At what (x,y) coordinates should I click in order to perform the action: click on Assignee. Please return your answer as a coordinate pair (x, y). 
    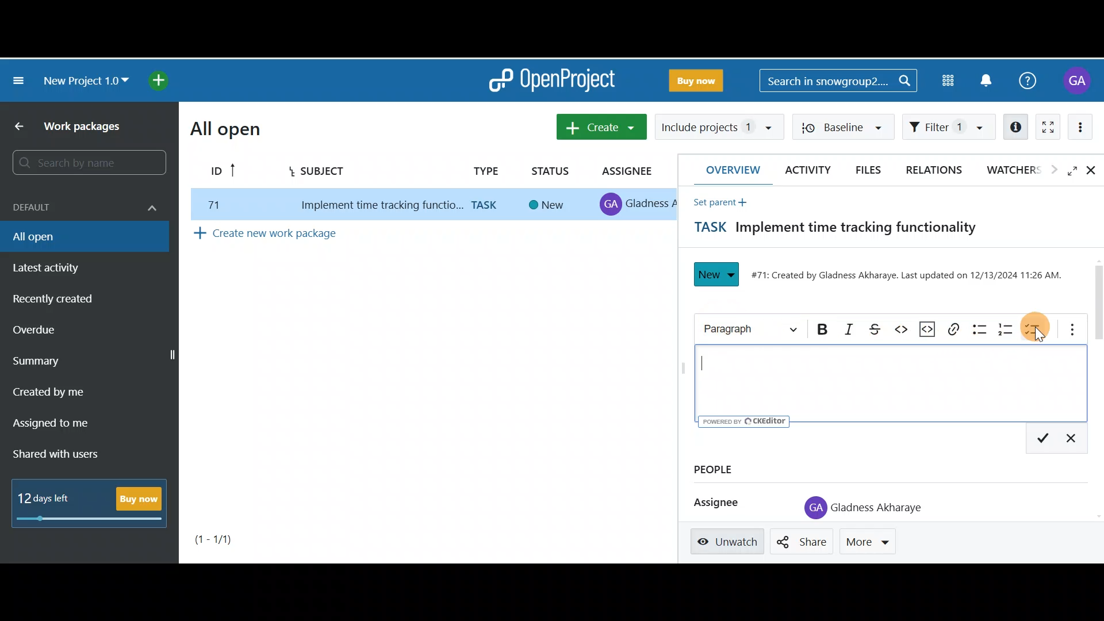
    Looking at the image, I should click on (630, 171).